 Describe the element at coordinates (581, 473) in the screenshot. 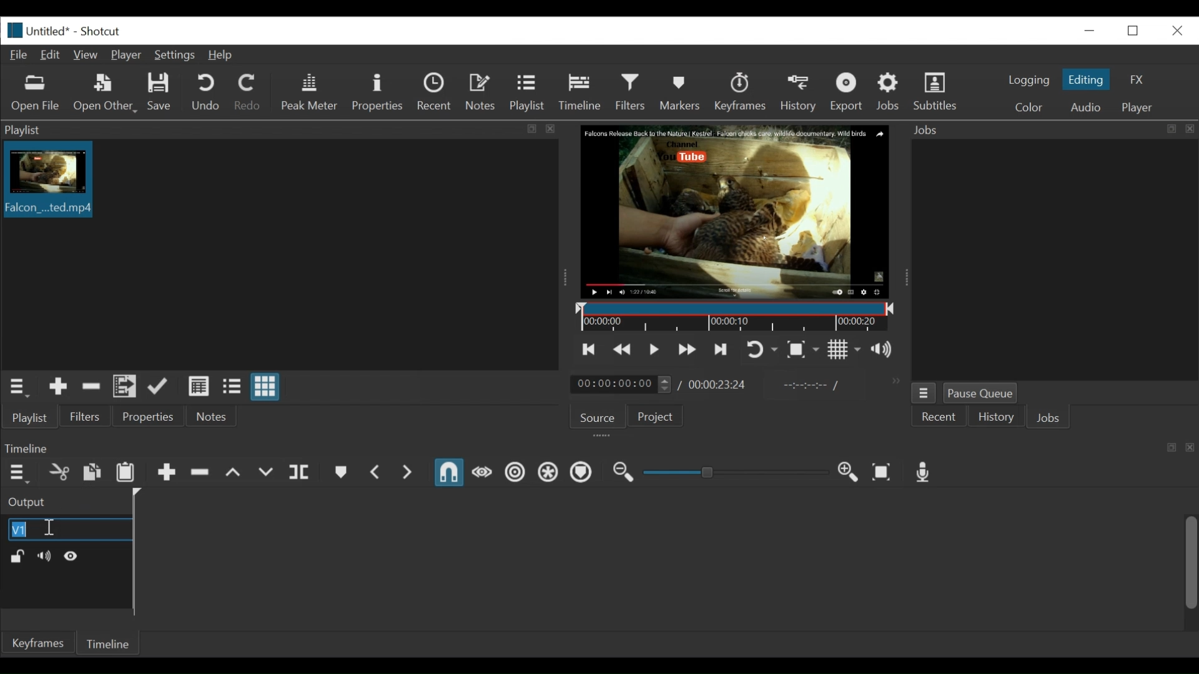

I see `Ripple Markers` at that location.